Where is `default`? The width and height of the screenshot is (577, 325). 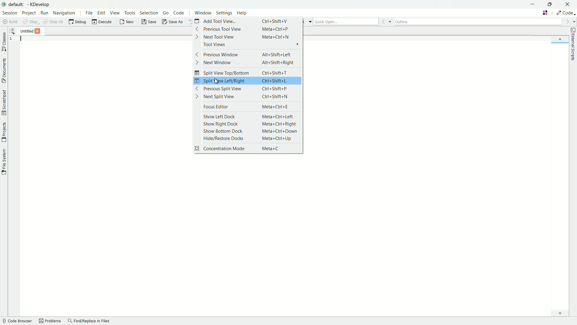 default is located at coordinates (17, 4).